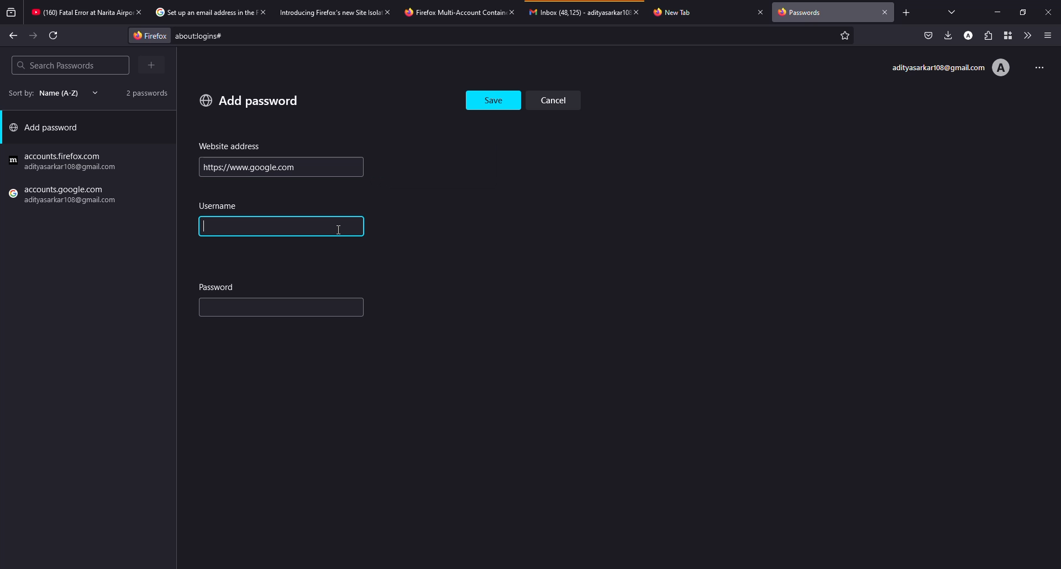 The width and height of the screenshot is (1061, 569). Describe the element at coordinates (54, 35) in the screenshot. I see `refresh` at that location.